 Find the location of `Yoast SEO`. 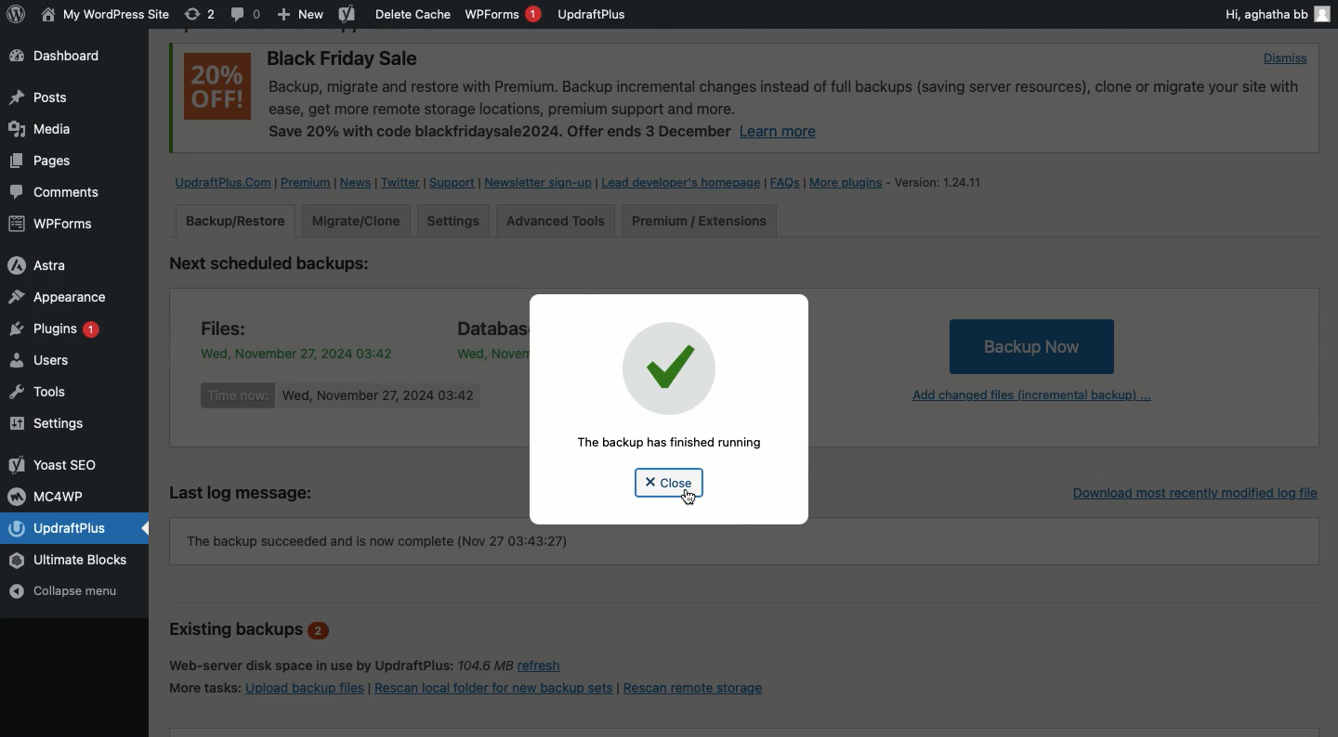

Yoast SEO is located at coordinates (56, 464).